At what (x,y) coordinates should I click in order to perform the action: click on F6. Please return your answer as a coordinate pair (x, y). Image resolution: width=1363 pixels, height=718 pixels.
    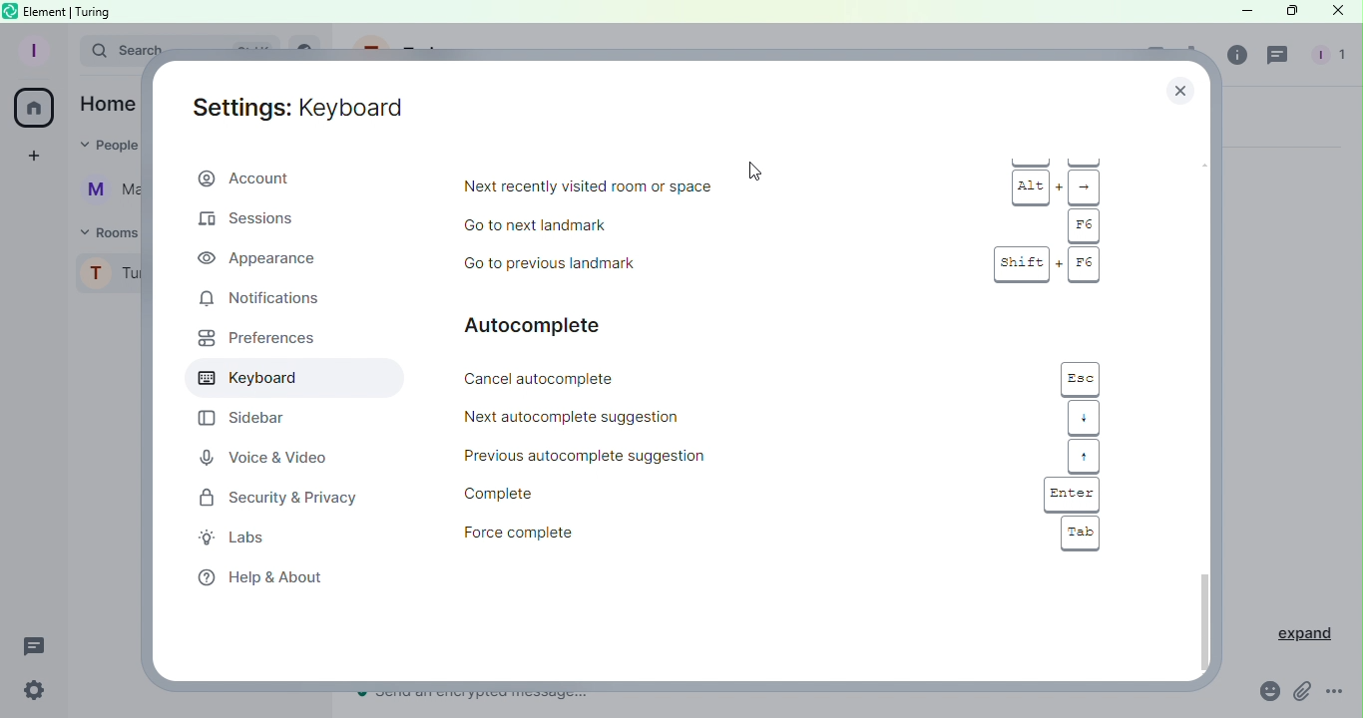
    Looking at the image, I should click on (1083, 225).